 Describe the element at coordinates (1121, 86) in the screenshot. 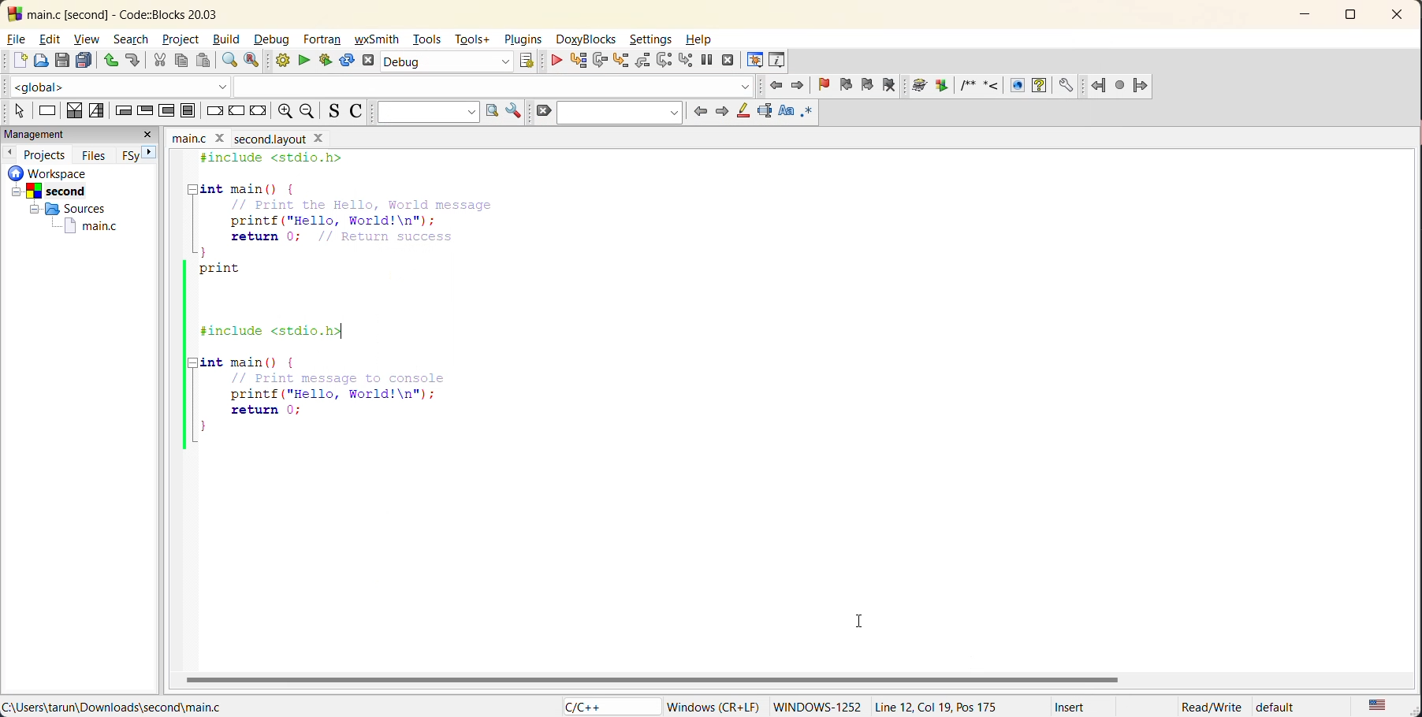

I see `last jump` at that location.